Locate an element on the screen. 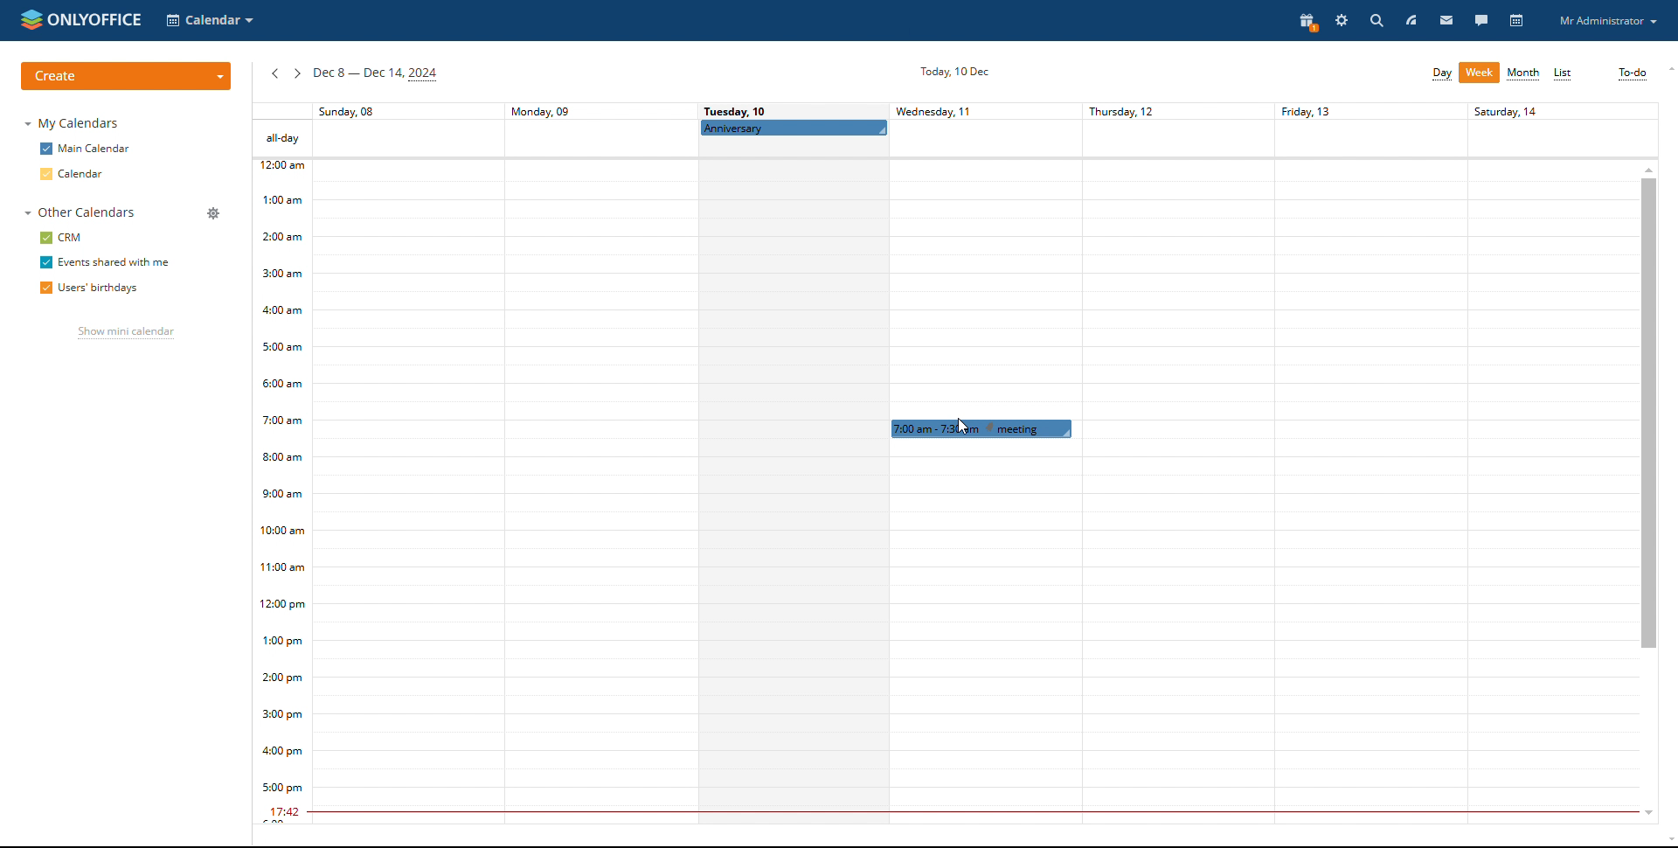 This screenshot has height=848, width=1678. week view is located at coordinates (1480, 73).